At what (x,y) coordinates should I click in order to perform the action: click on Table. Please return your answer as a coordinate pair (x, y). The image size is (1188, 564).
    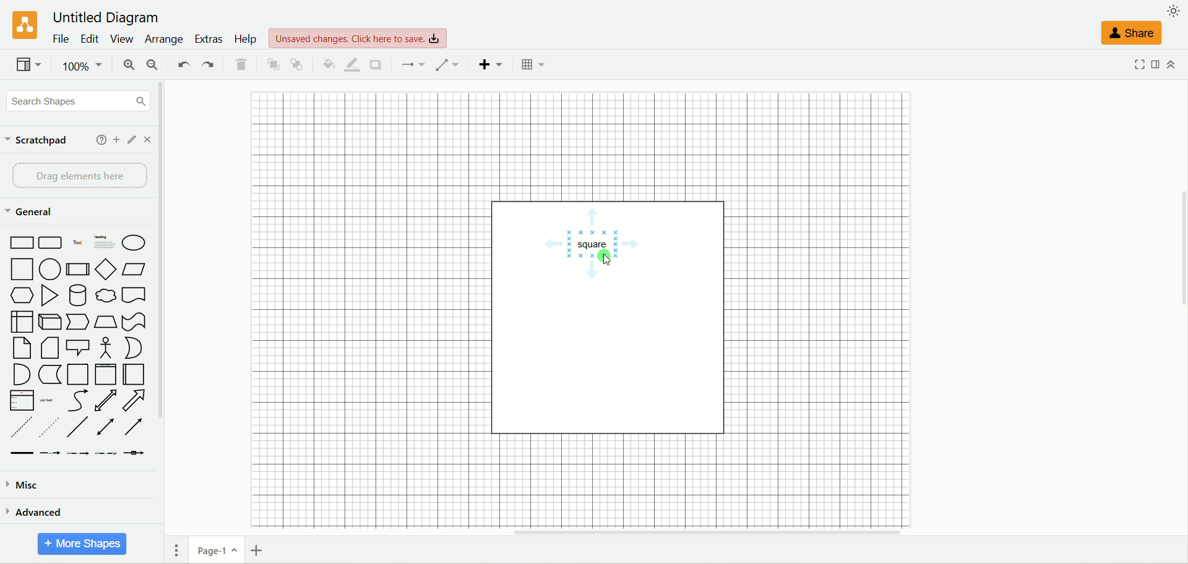
    Looking at the image, I should click on (533, 64).